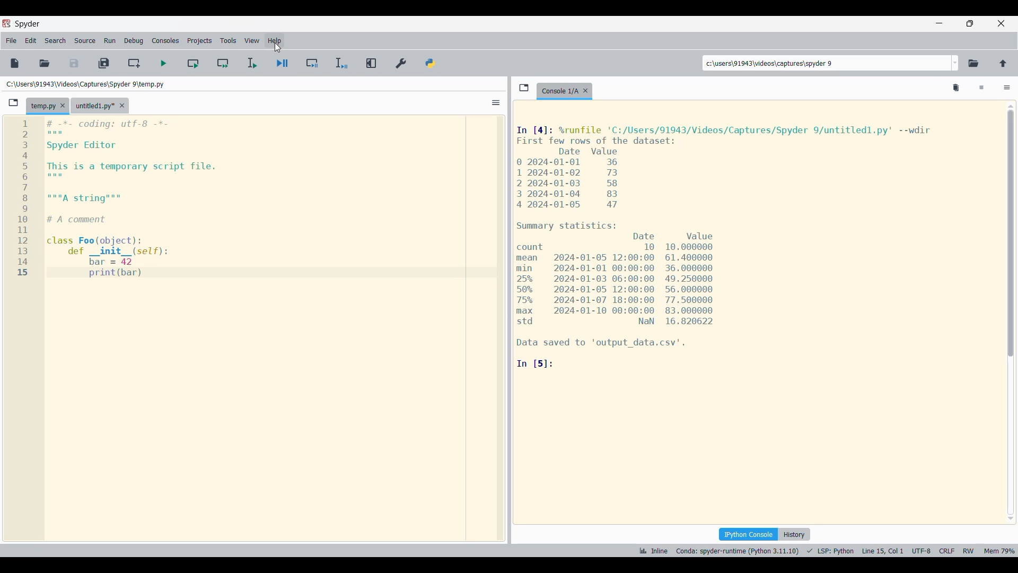  I want to click on Software name, so click(28, 24).